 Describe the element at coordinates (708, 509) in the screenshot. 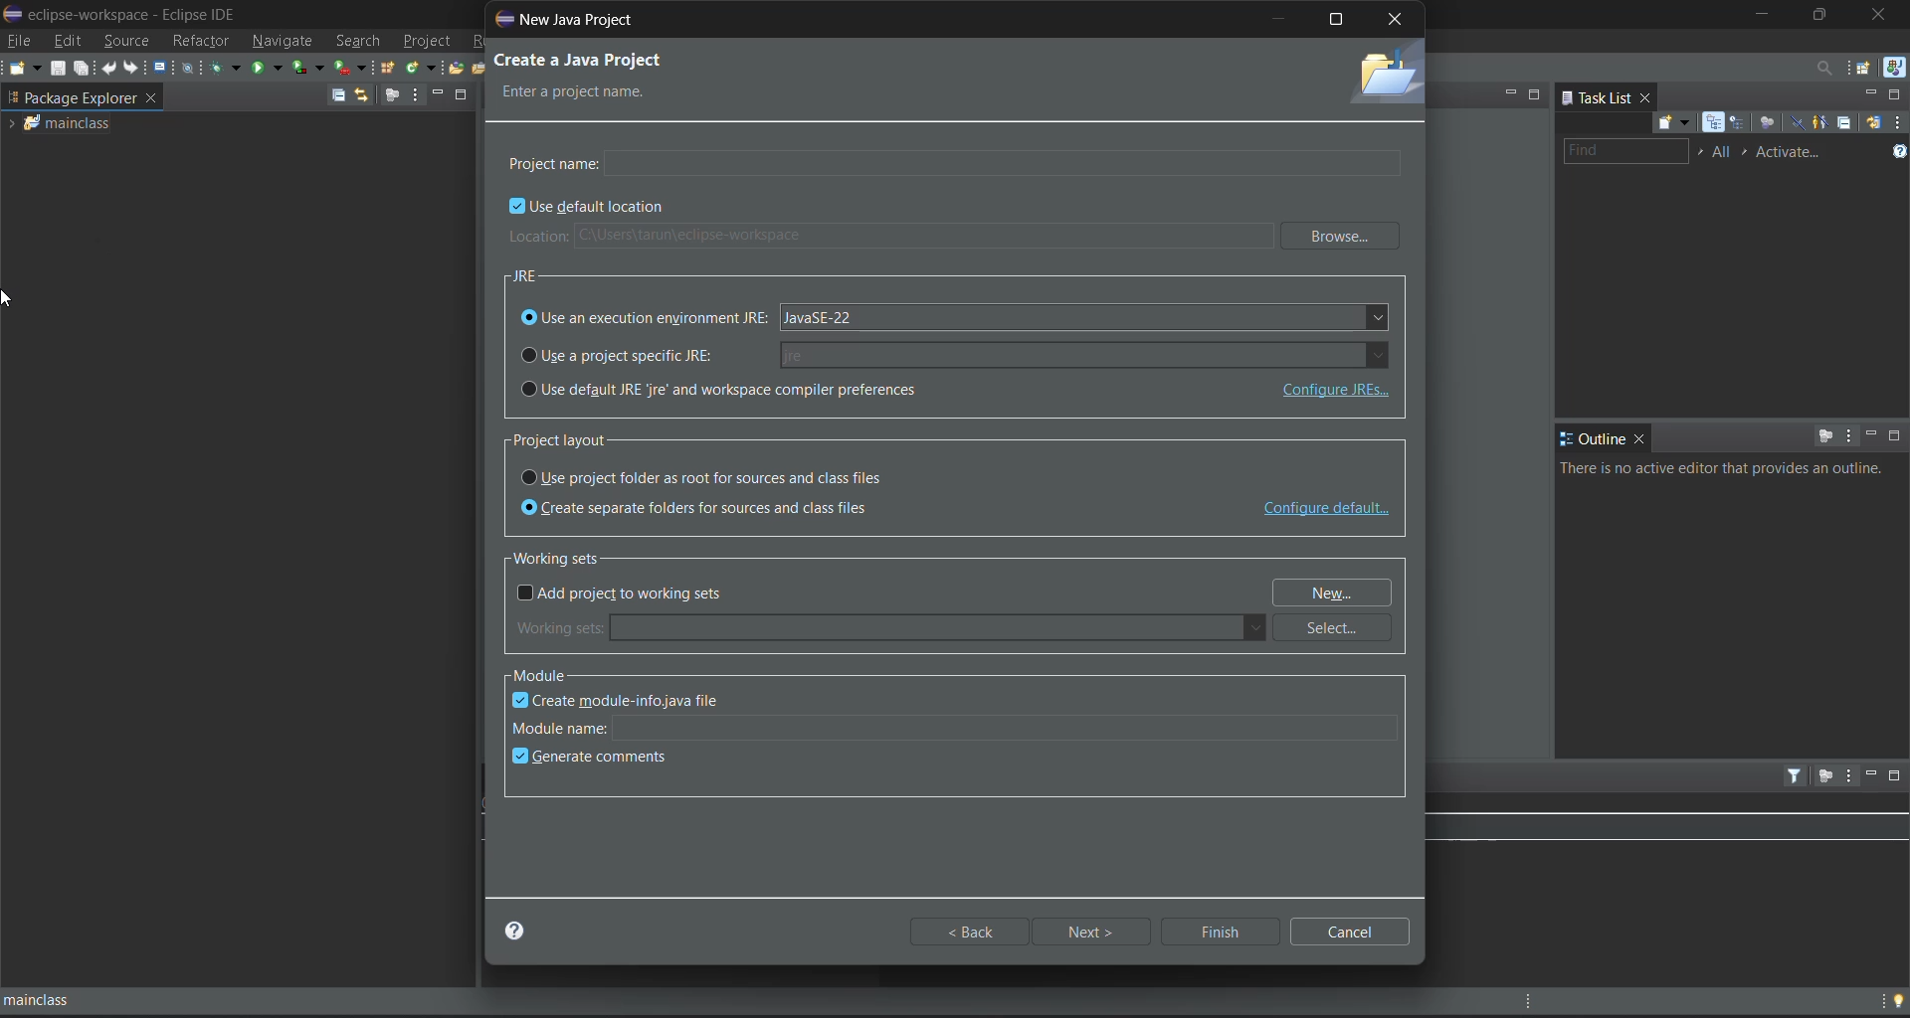

I see `create separate folders` at that location.